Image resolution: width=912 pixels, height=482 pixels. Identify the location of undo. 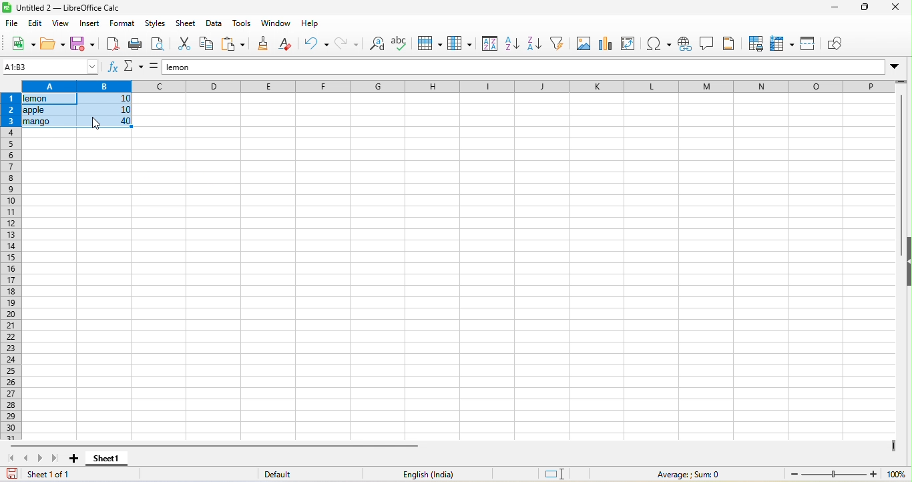
(314, 45).